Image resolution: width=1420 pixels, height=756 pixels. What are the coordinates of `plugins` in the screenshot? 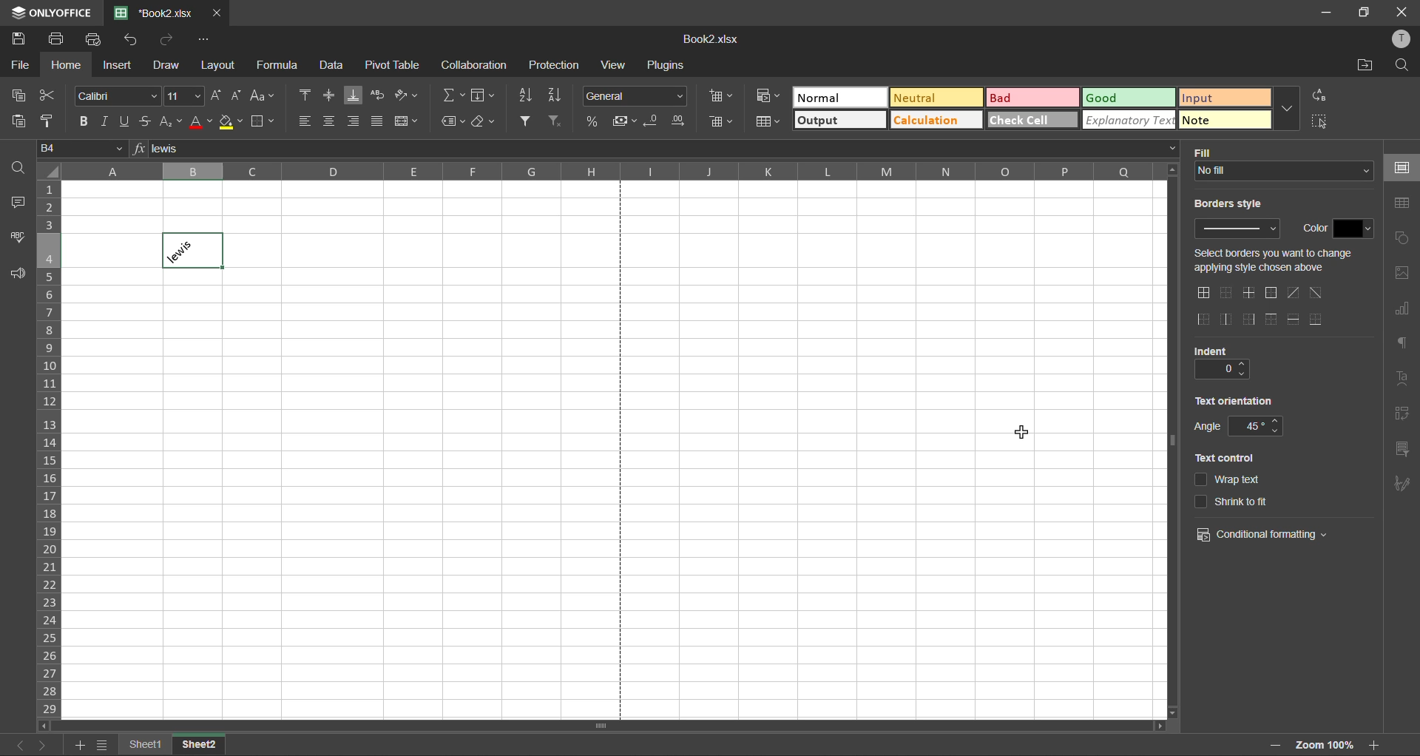 It's located at (668, 65).